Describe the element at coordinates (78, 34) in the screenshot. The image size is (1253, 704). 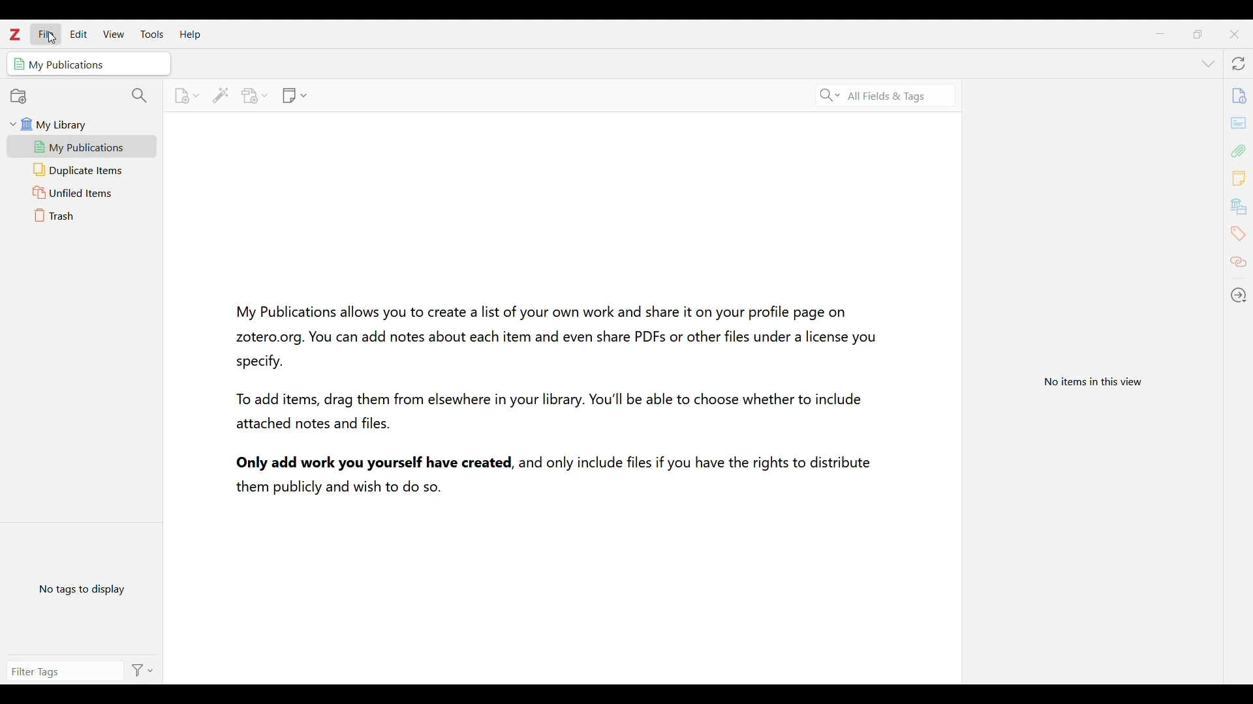
I see `Edit` at that location.